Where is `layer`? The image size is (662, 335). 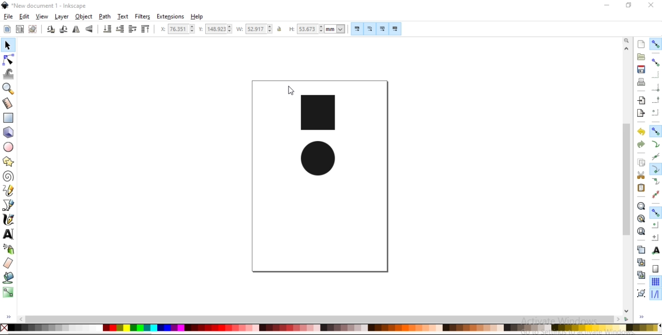
layer is located at coordinates (61, 17).